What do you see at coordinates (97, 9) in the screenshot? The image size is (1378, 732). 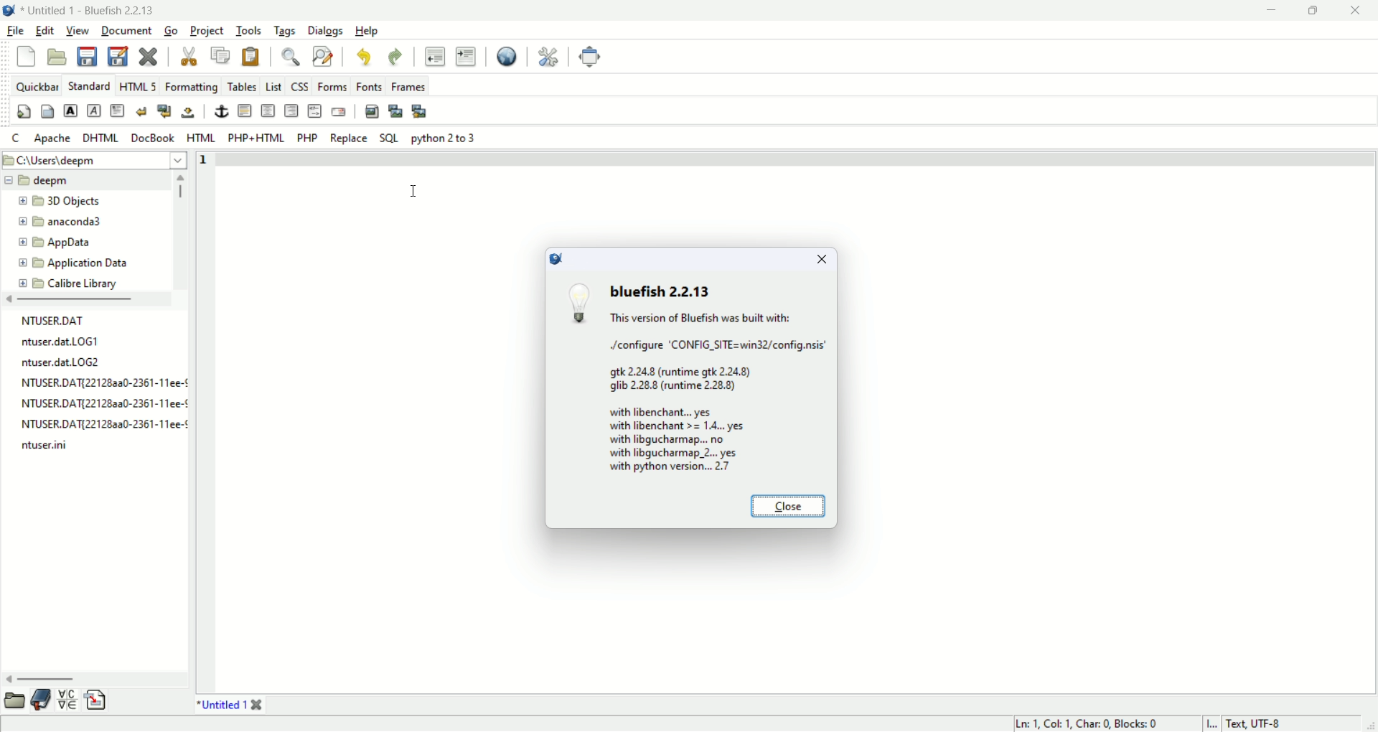 I see `document name` at bounding box center [97, 9].